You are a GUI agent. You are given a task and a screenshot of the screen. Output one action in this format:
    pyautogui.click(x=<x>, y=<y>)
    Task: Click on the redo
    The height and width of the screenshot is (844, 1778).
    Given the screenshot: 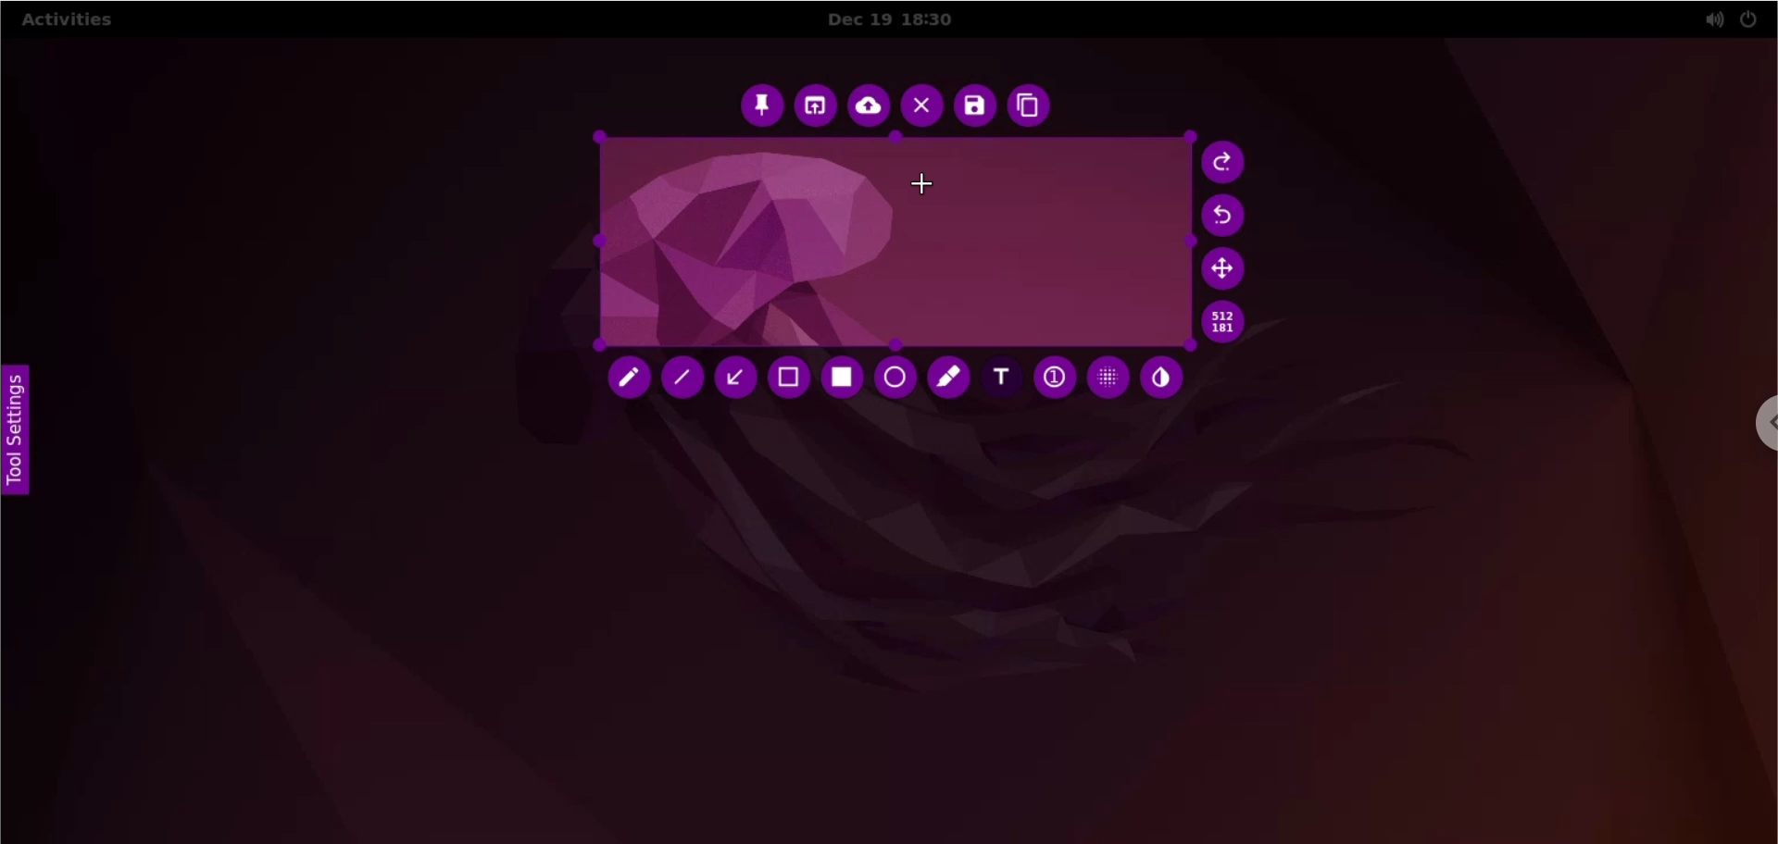 What is the action you would take?
    pyautogui.click(x=1226, y=164)
    